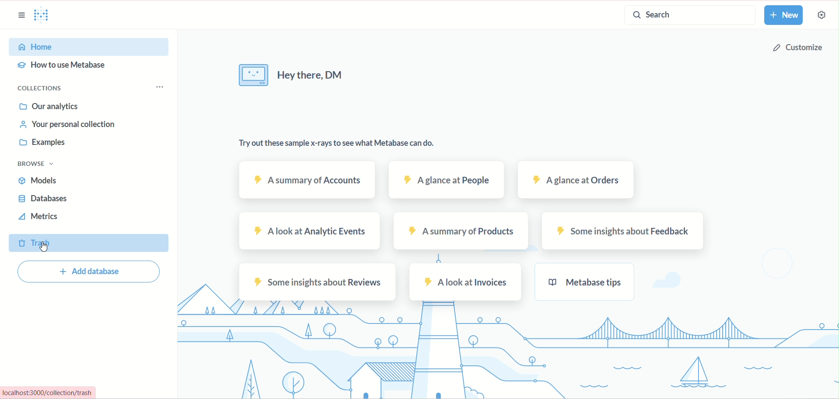 This screenshot has width=839, height=399. Describe the element at coordinates (88, 47) in the screenshot. I see `home` at that location.